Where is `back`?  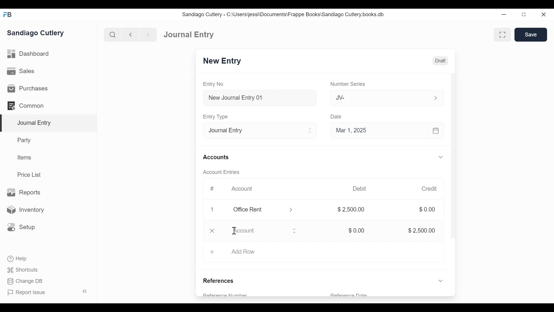
back is located at coordinates (130, 34).